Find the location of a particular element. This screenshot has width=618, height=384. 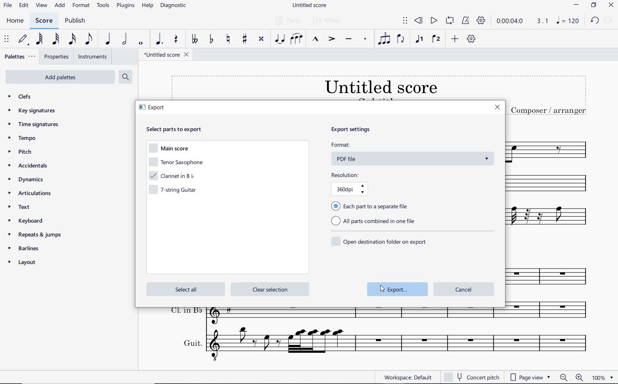

Cl. in B is located at coordinates (551, 312).